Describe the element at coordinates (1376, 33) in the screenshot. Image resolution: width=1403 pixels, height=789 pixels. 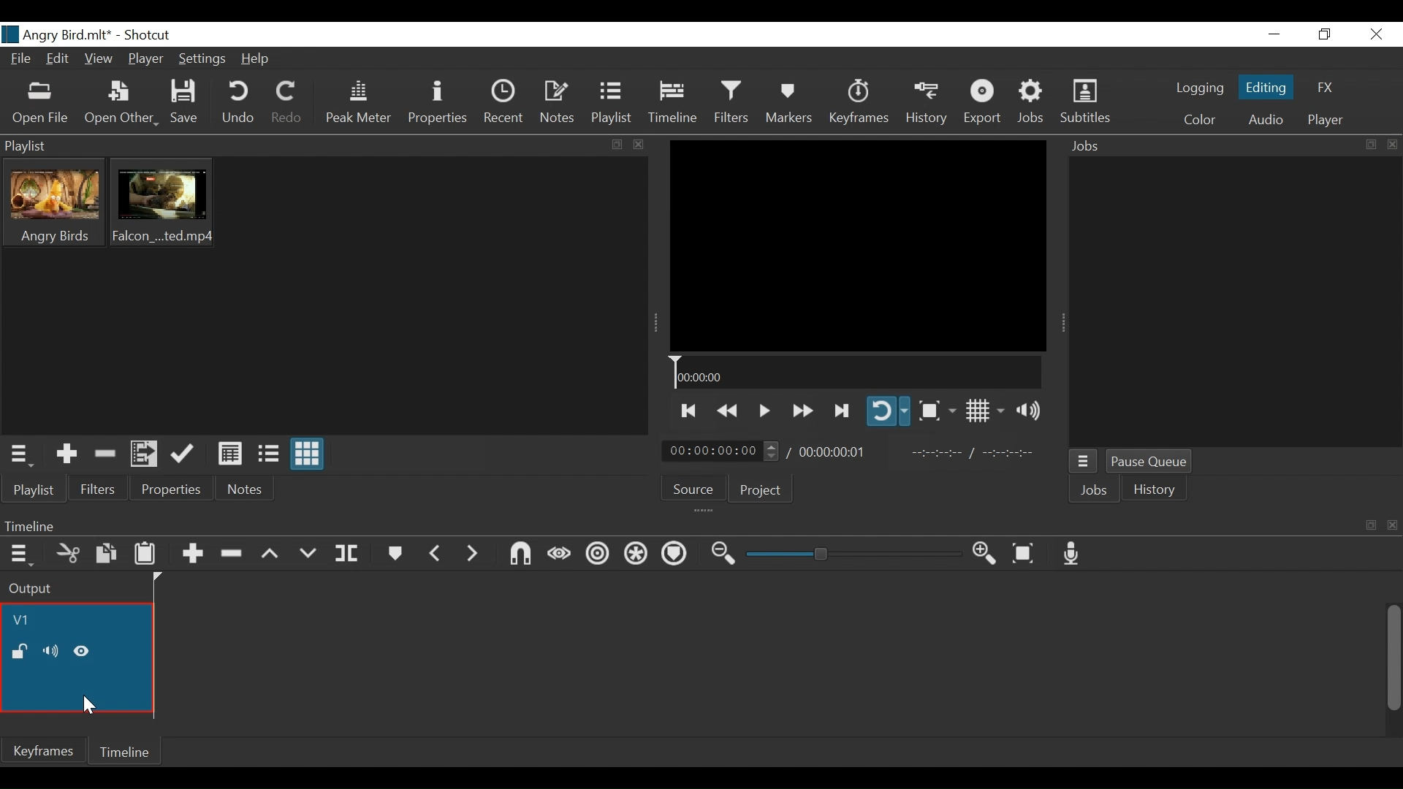
I see `Close` at that location.